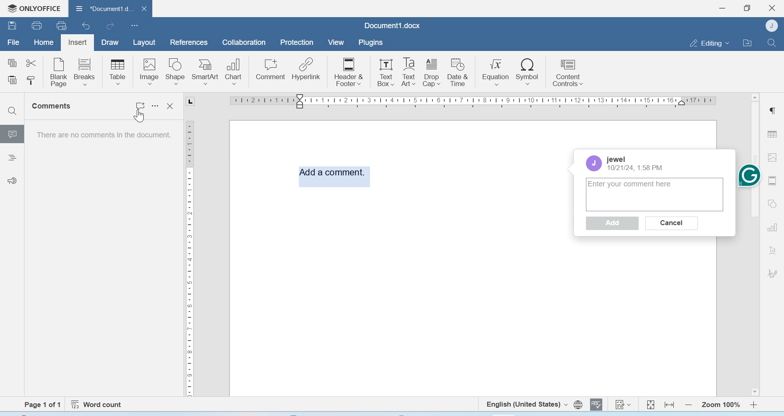  What do you see at coordinates (31, 62) in the screenshot?
I see `Cut` at bounding box center [31, 62].